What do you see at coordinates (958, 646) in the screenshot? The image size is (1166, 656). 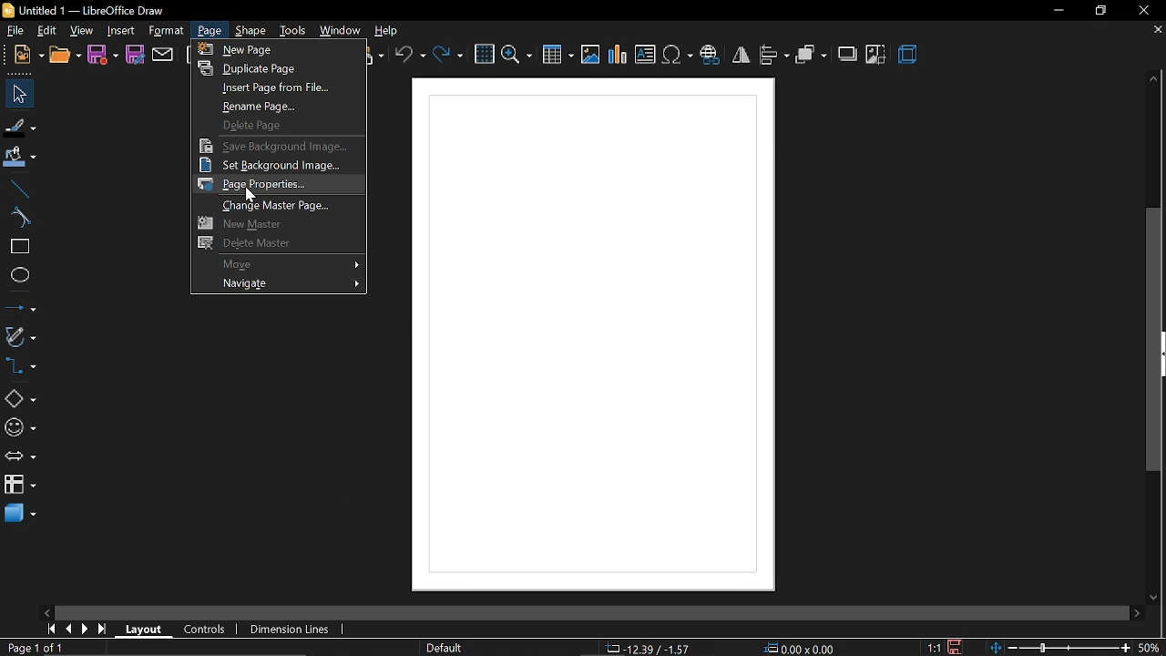 I see `save` at bounding box center [958, 646].